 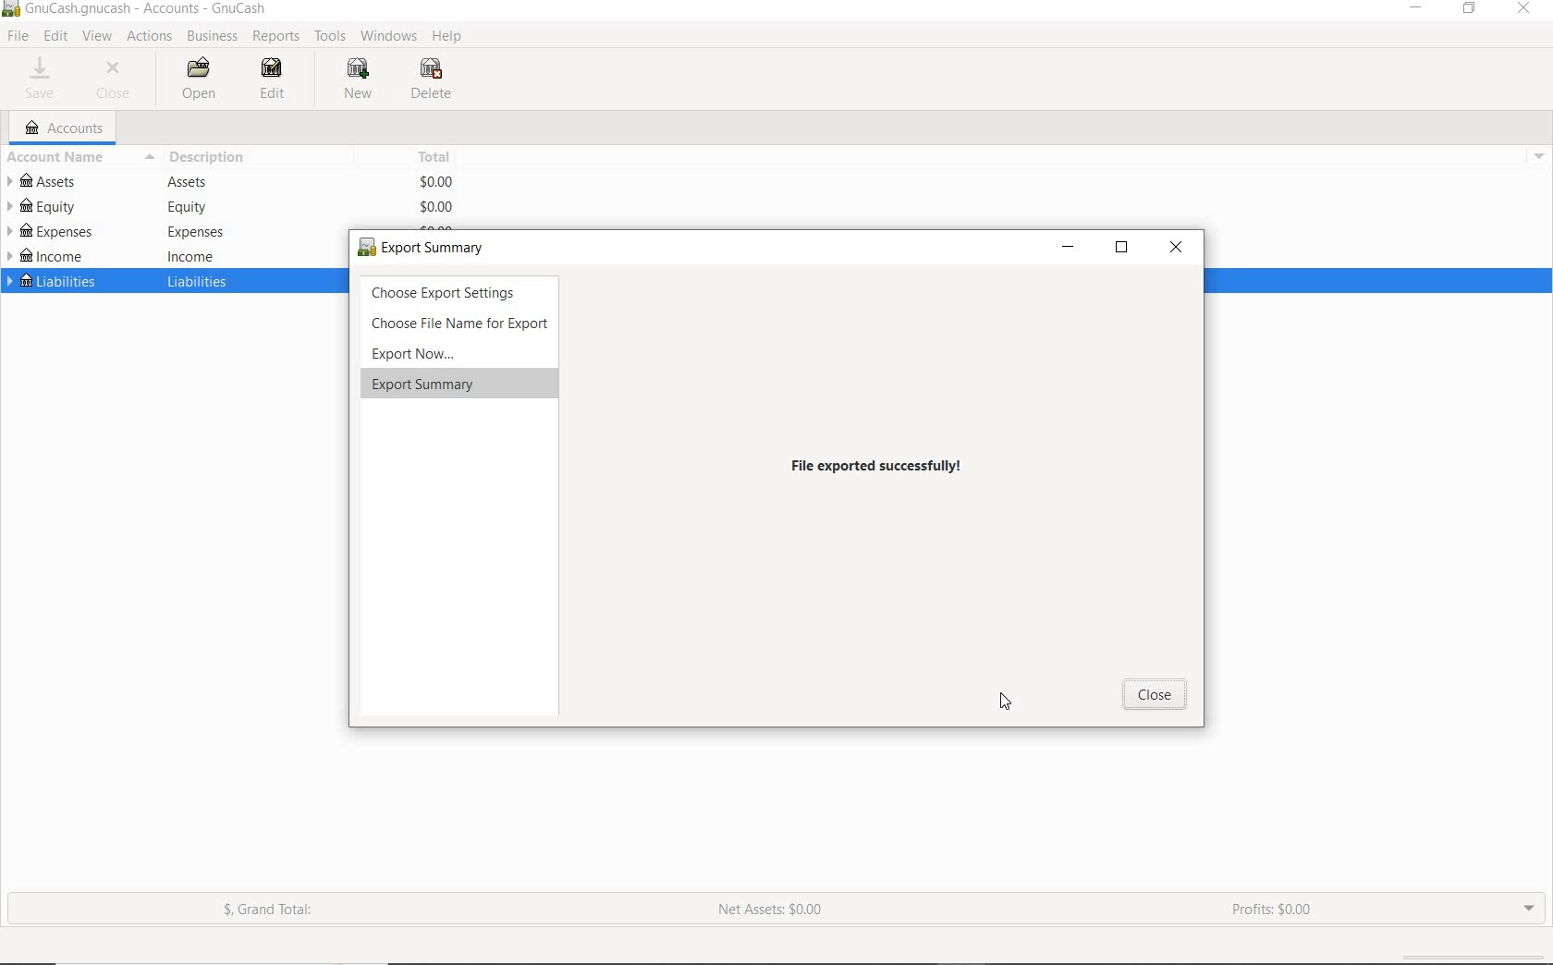 I want to click on choose export settings, so click(x=458, y=293).